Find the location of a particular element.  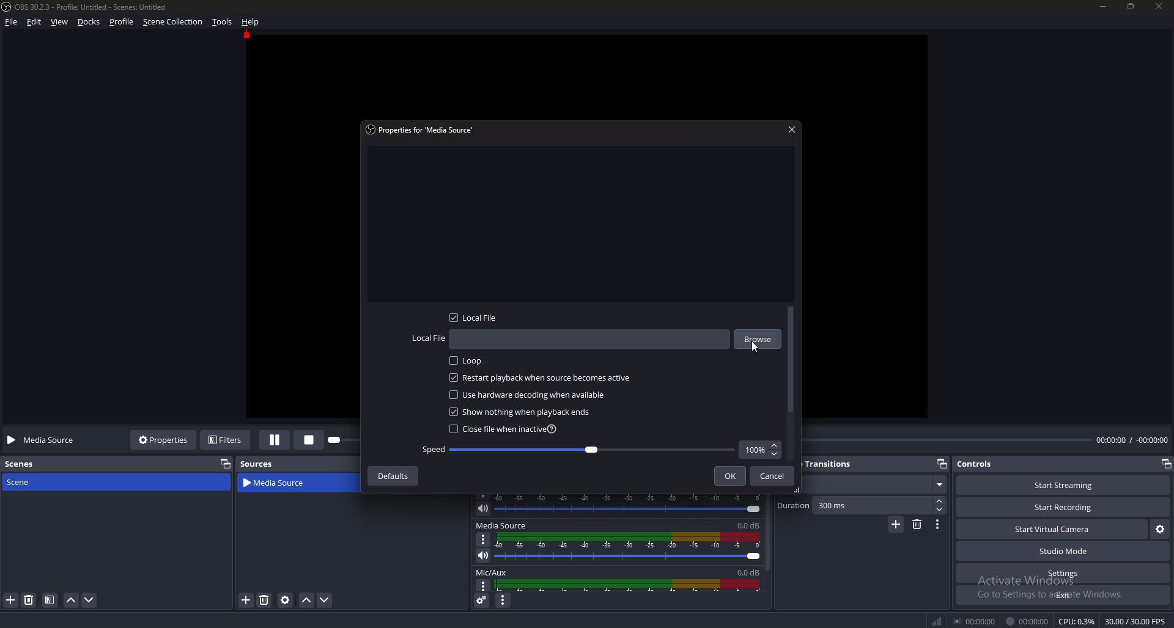

mute is located at coordinates (483, 555).